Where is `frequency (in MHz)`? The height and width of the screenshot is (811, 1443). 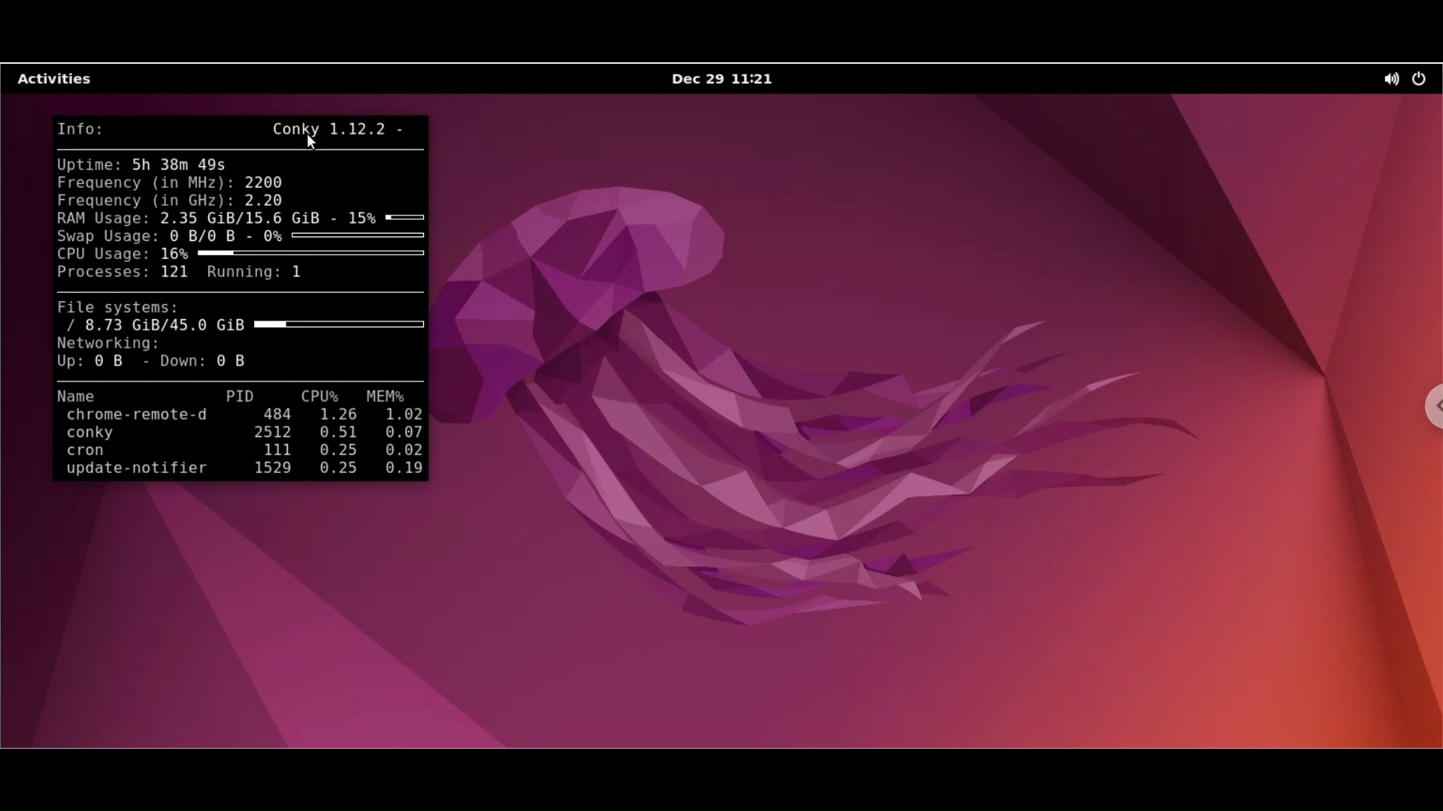
frequency (in MHz) is located at coordinates (145, 182).